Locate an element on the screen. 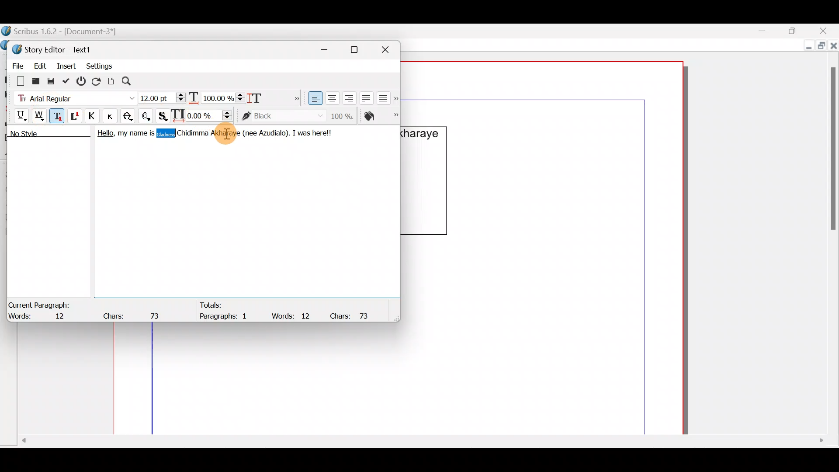  Outline is located at coordinates (148, 115).